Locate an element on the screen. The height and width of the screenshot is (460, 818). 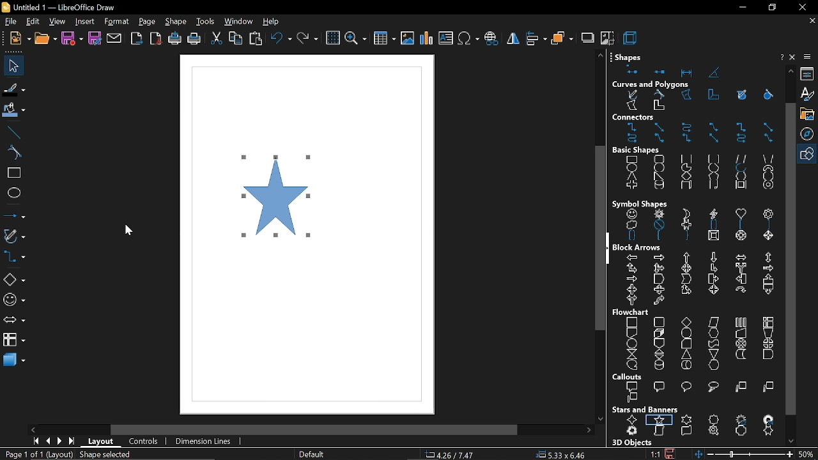
Cursor is located at coordinates (129, 227).